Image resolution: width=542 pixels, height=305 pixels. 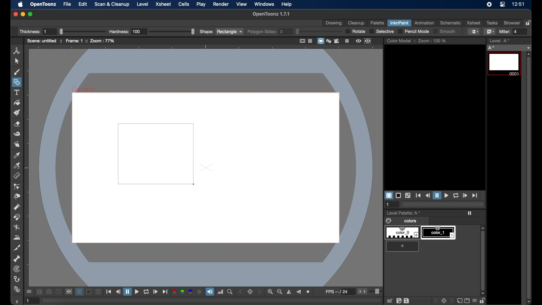 I want to click on pencil mode, so click(x=413, y=32).